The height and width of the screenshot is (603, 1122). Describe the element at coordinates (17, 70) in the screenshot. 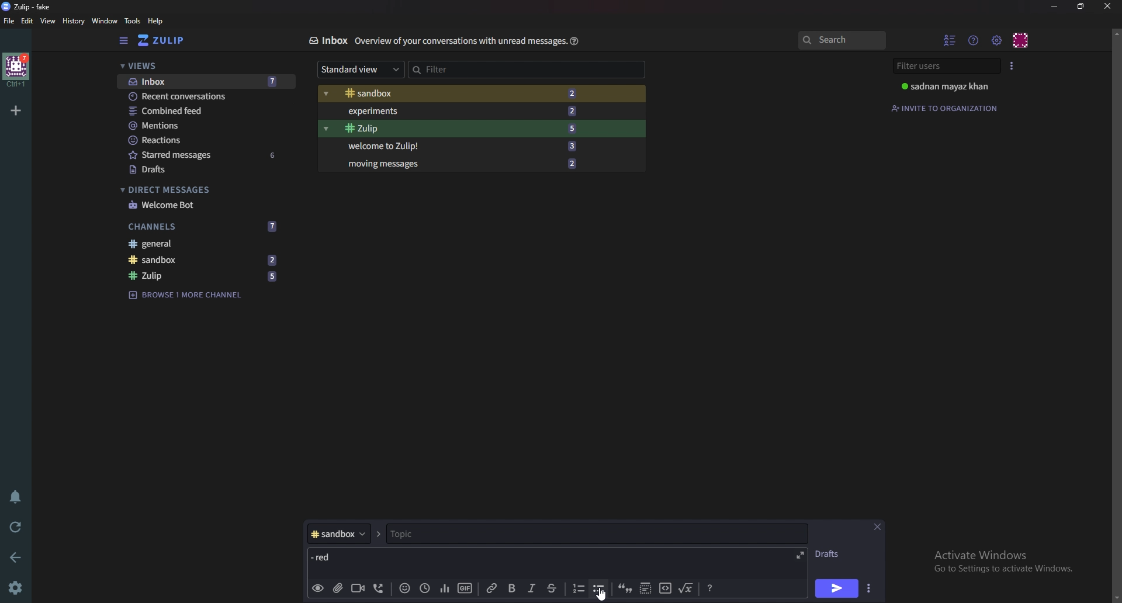

I see `Home` at that location.